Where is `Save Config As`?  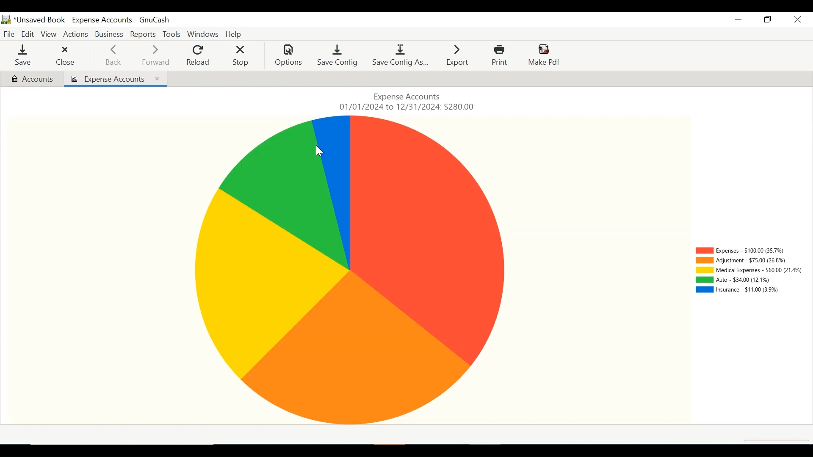
Save Config As is located at coordinates (402, 55).